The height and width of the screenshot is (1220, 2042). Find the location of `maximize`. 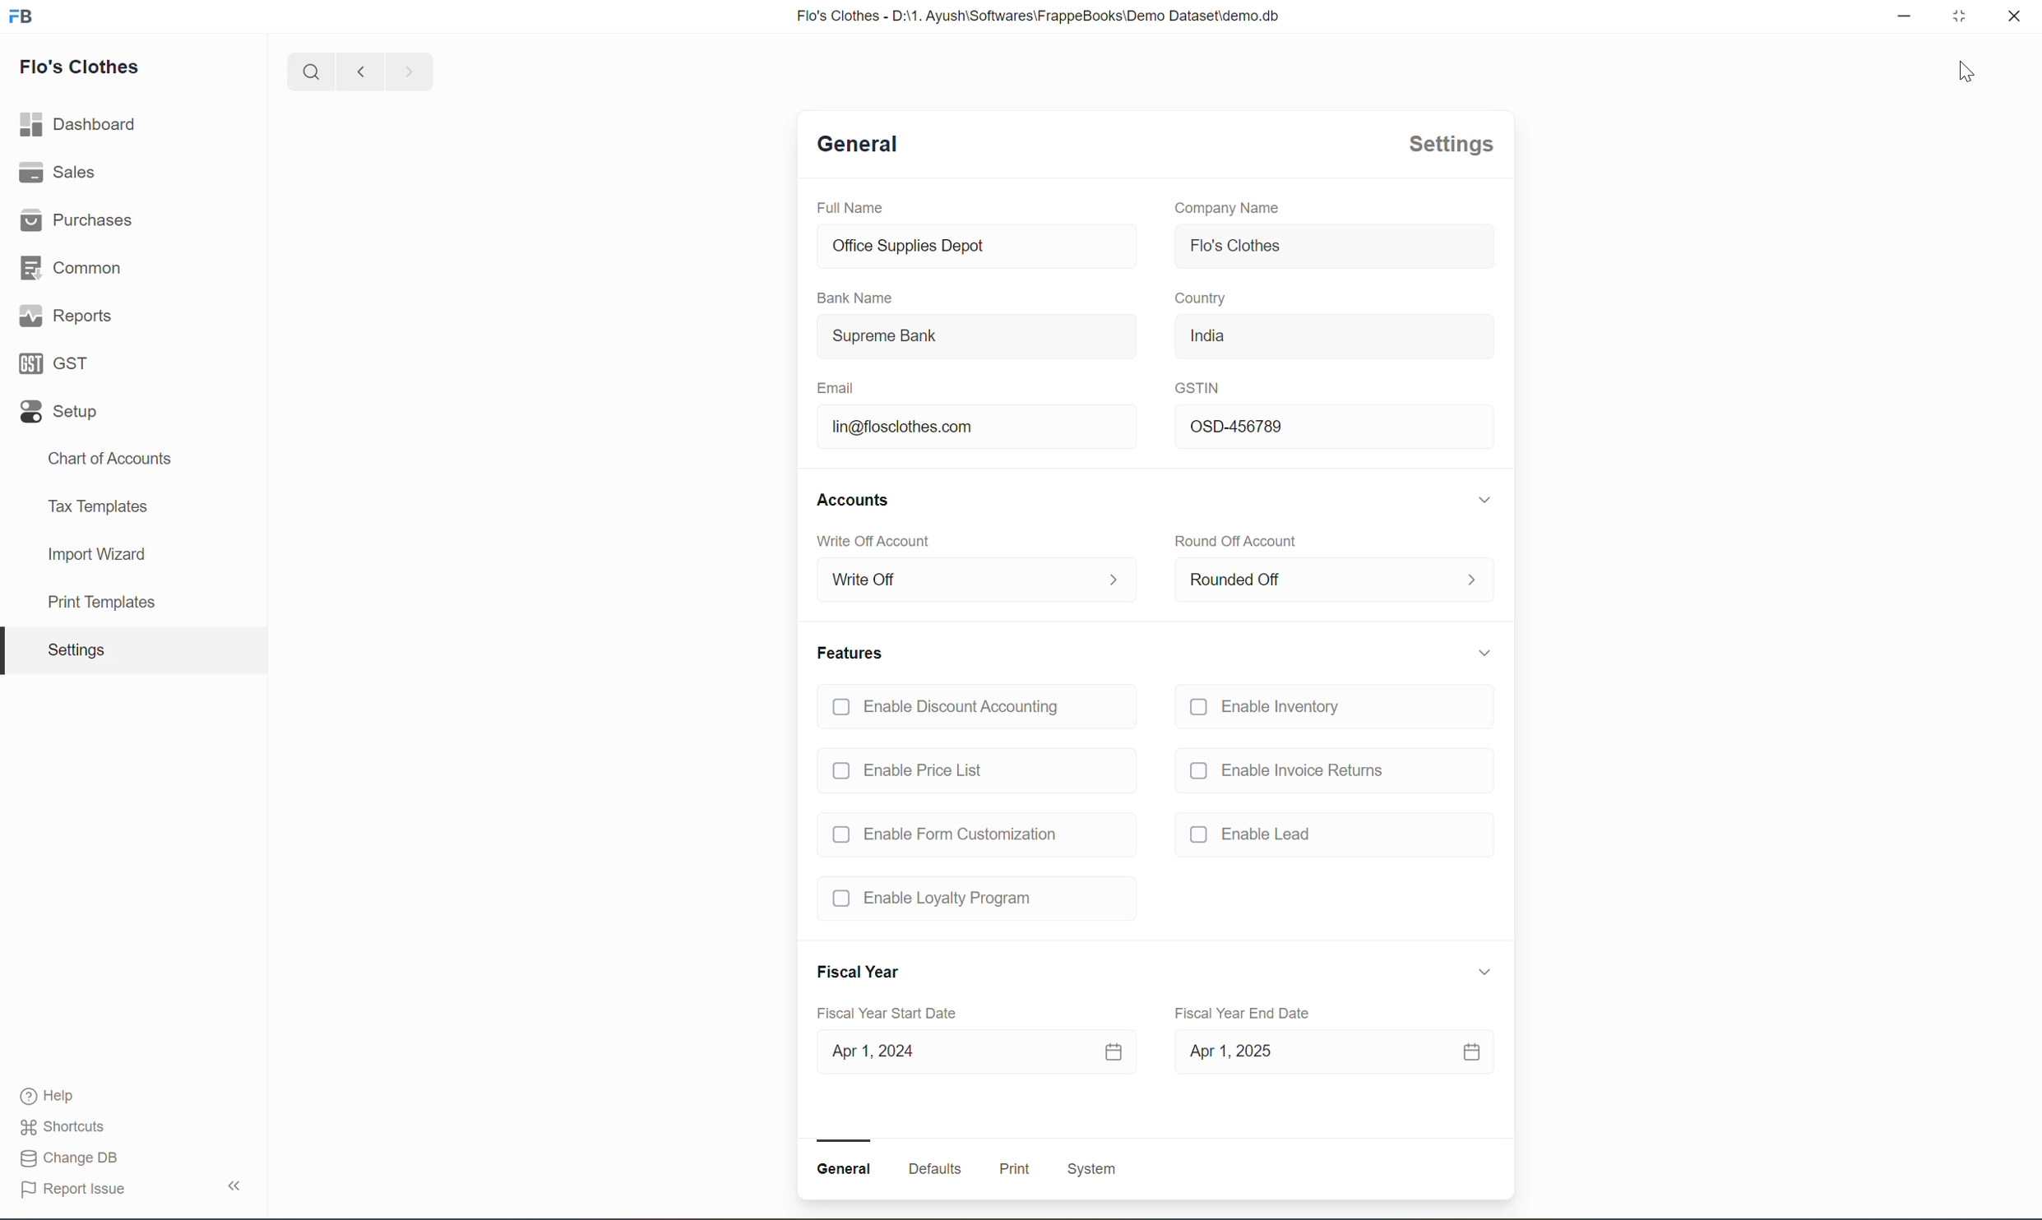

maximize is located at coordinates (1960, 14).